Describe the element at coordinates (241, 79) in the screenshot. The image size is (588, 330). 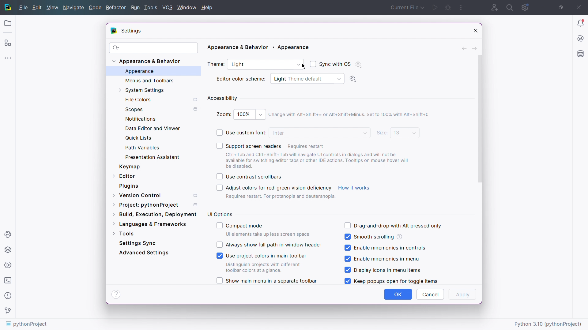
I see `Editor Color Scheme` at that location.